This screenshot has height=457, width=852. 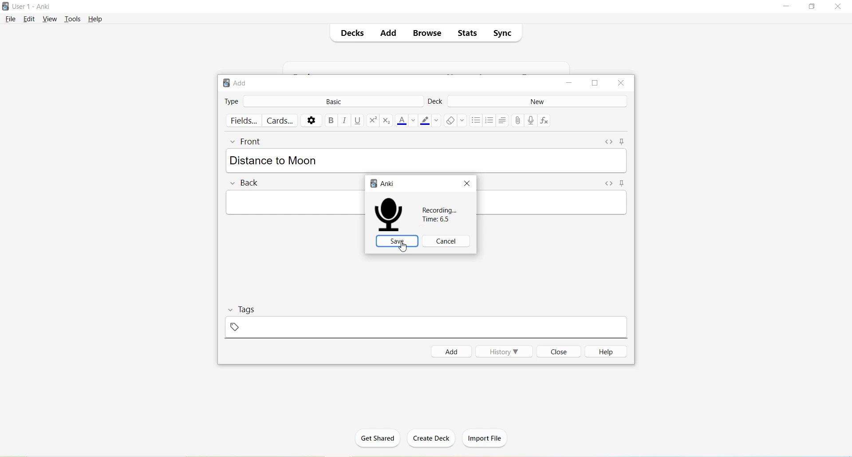 I want to click on Back, so click(x=252, y=183).